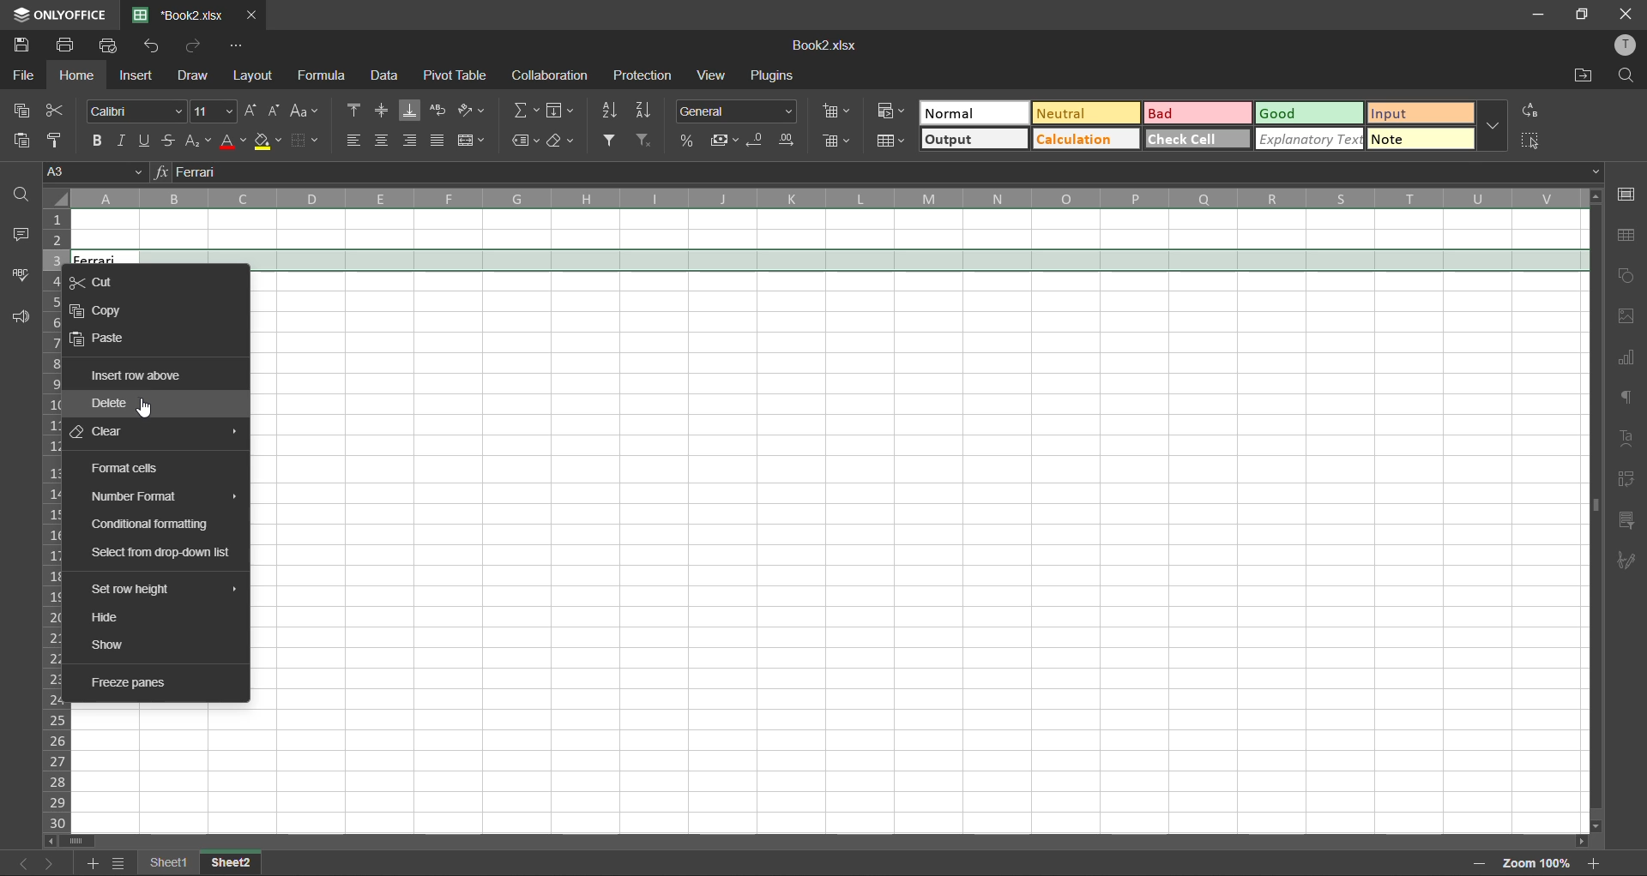  Describe the element at coordinates (878, 172) in the screenshot. I see `formula bar` at that location.